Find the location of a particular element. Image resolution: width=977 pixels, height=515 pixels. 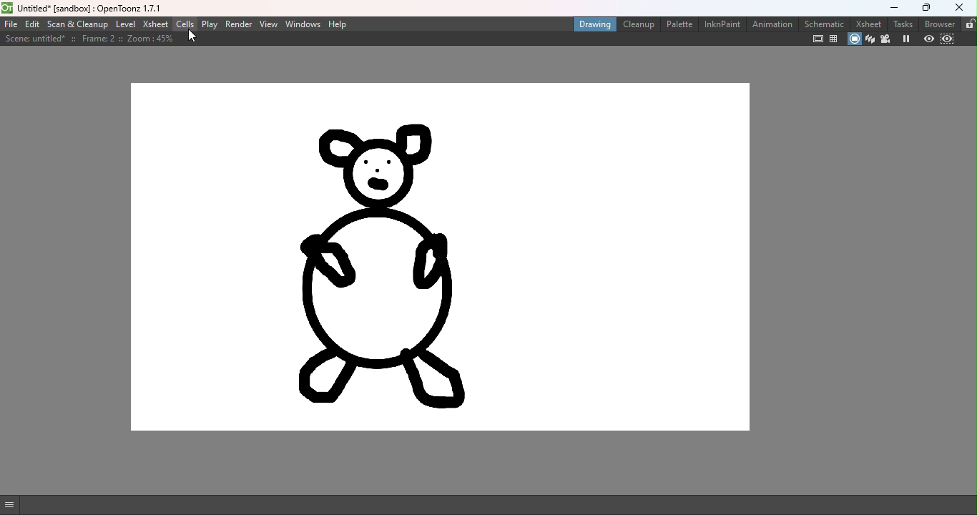

Field guide is located at coordinates (835, 39).